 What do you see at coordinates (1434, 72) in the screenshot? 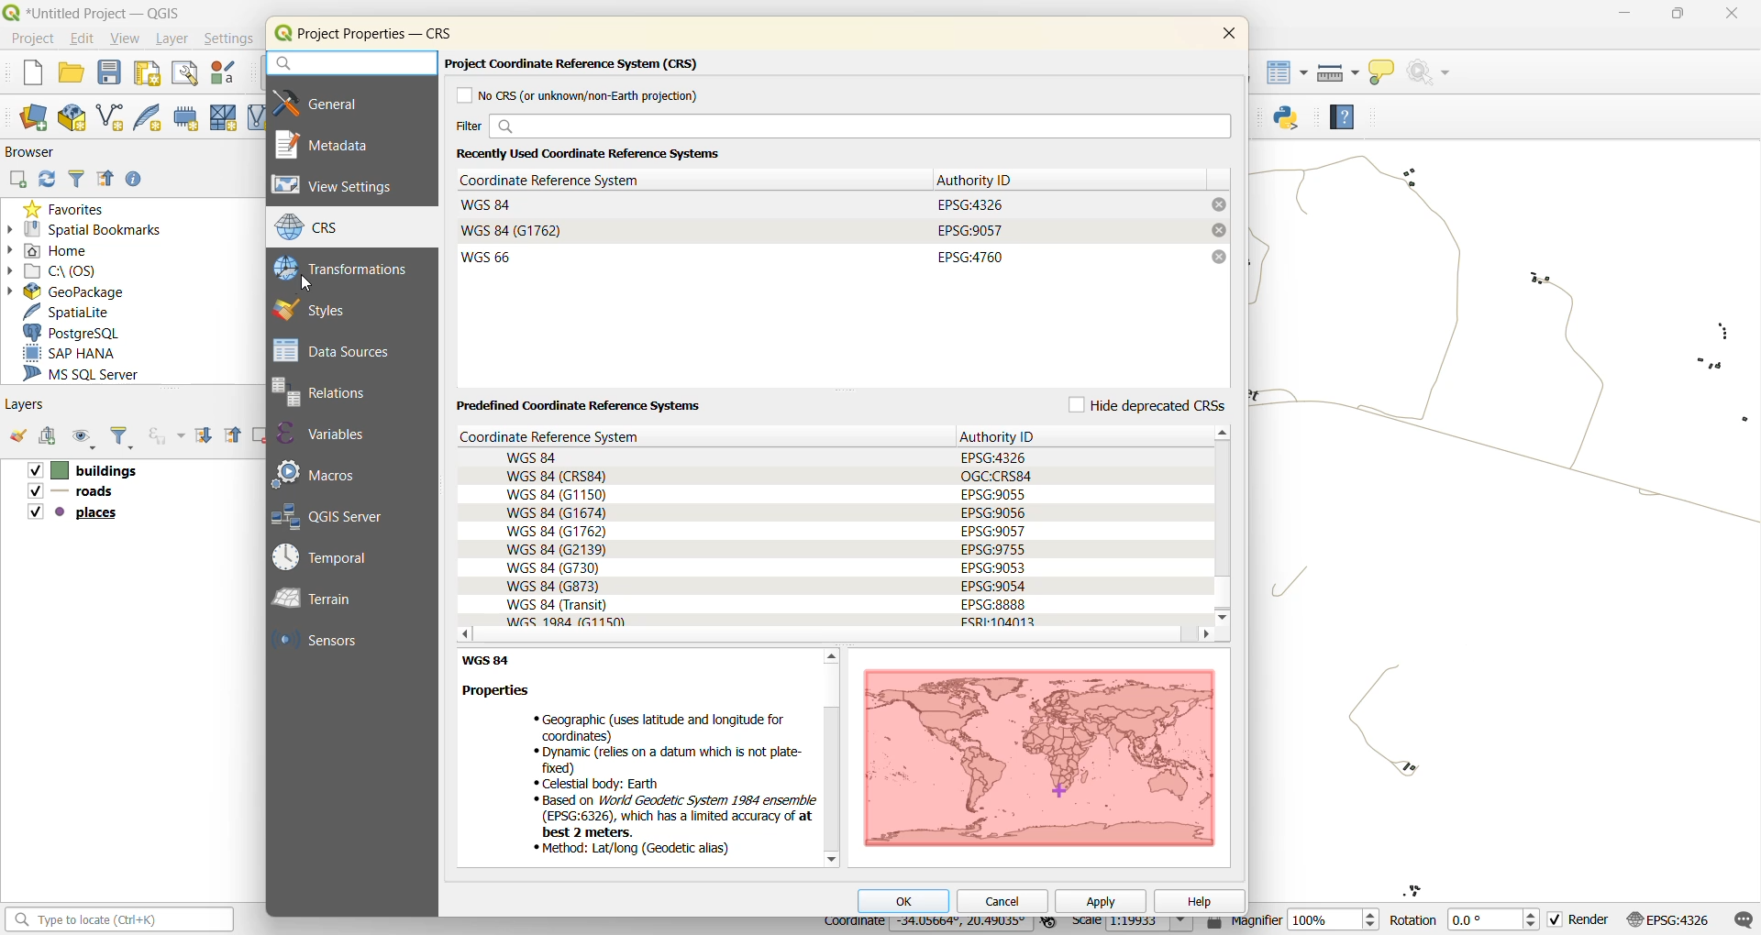
I see `no action` at bounding box center [1434, 72].